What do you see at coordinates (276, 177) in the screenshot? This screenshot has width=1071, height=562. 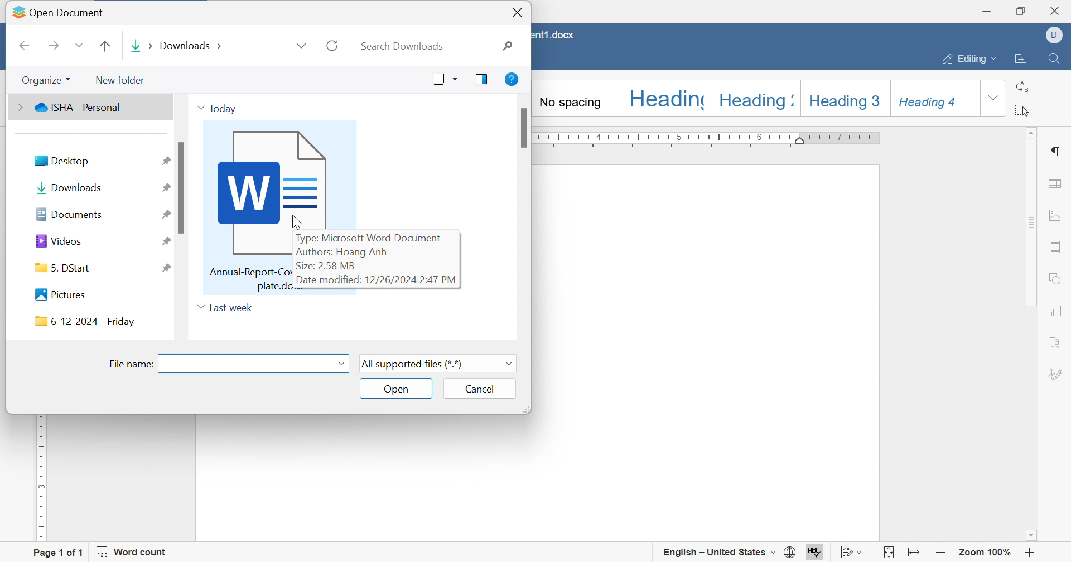 I see `image` at bounding box center [276, 177].